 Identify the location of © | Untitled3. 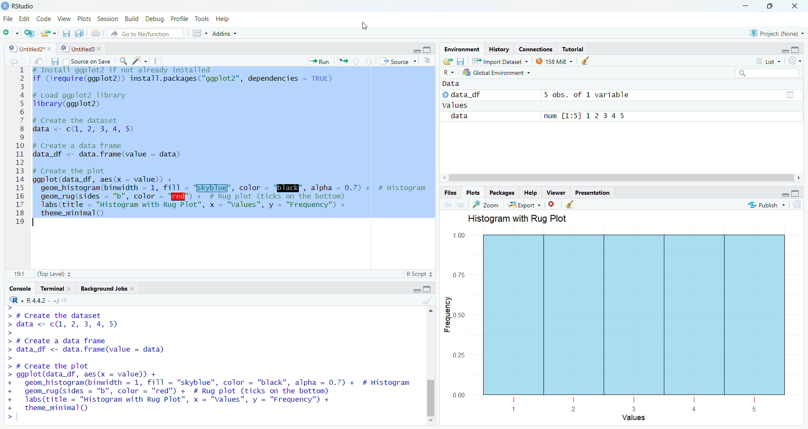
(74, 48).